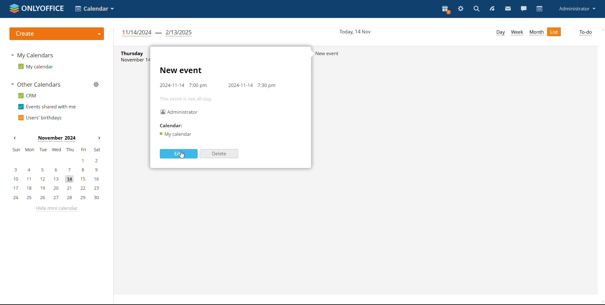 Image resolution: width=605 pixels, height=305 pixels. Describe the element at coordinates (56, 33) in the screenshot. I see `logo` at that location.